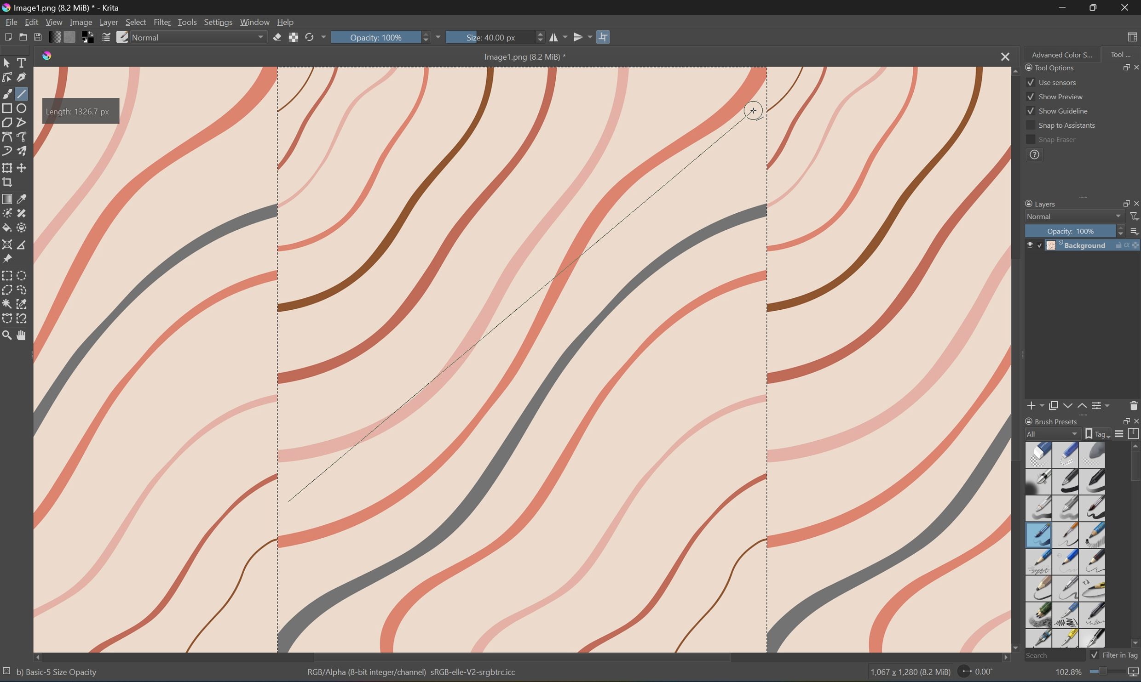 This screenshot has height=682, width=1141. Describe the element at coordinates (294, 39) in the screenshot. I see `Preserve alpha` at that location.